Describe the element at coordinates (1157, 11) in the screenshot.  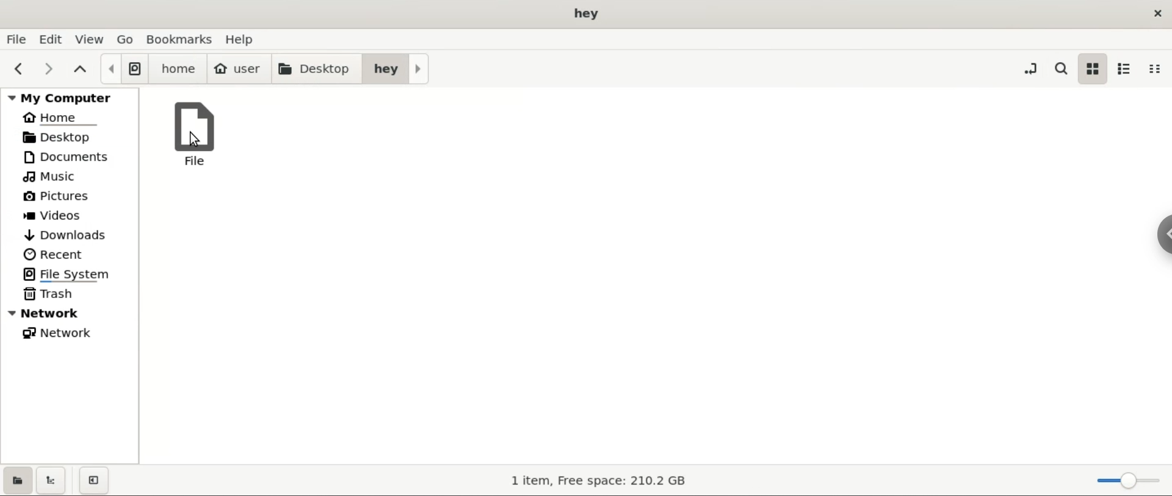
I see `close` at that location.